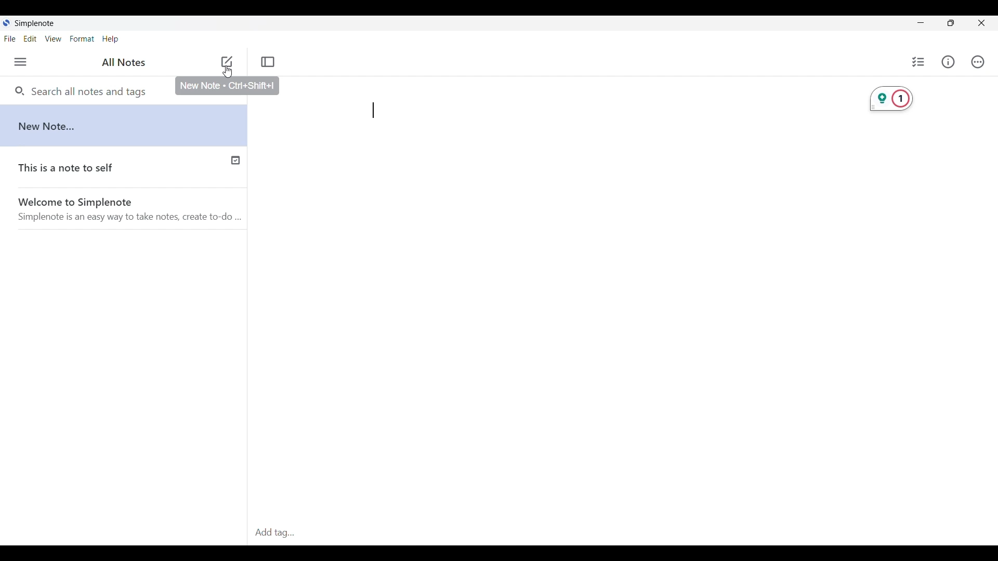 This screenshot has width=998, height=561. Describe the element at coordinates (10, 38) in the screenshot. I see `File menu` at that location.